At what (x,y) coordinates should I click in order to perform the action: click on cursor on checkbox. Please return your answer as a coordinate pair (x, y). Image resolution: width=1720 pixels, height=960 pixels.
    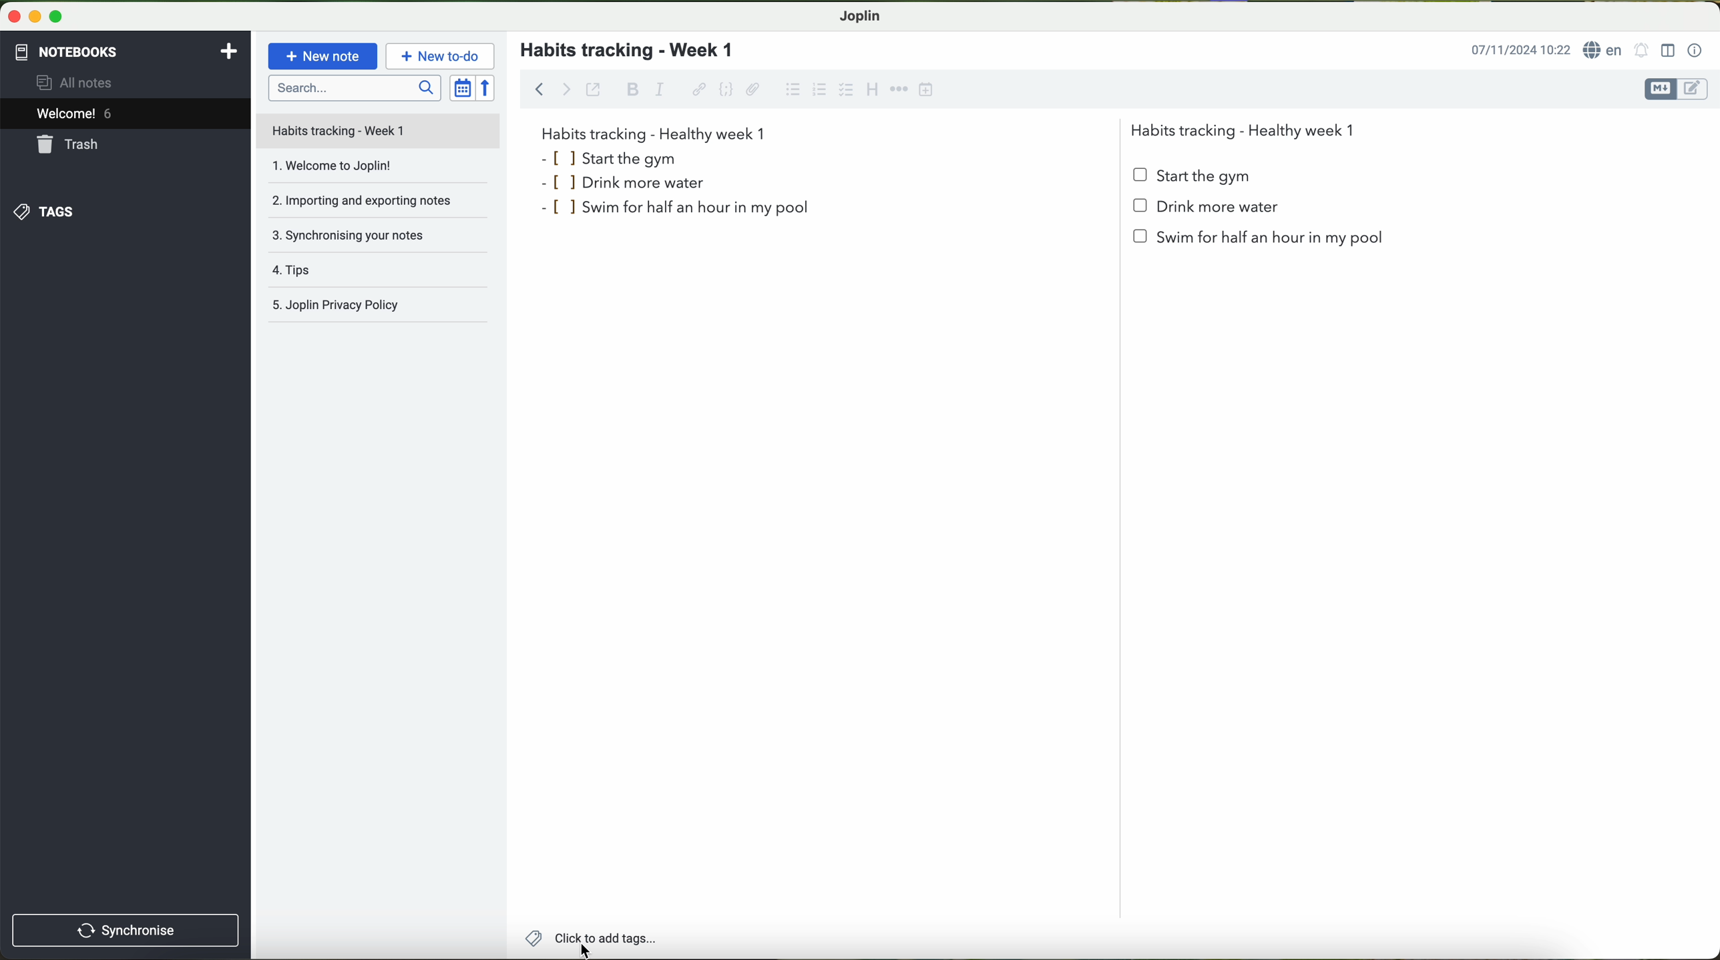
    Looking at the image, I should click on (847, 93).